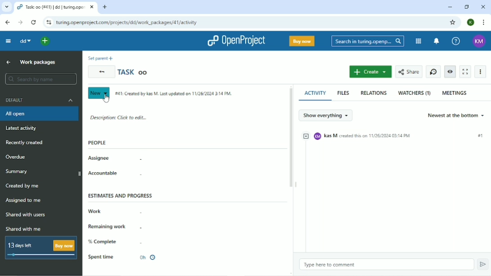 This screenshot has width=491, height=276. I want to click on Start new timer, so click(433, 71).